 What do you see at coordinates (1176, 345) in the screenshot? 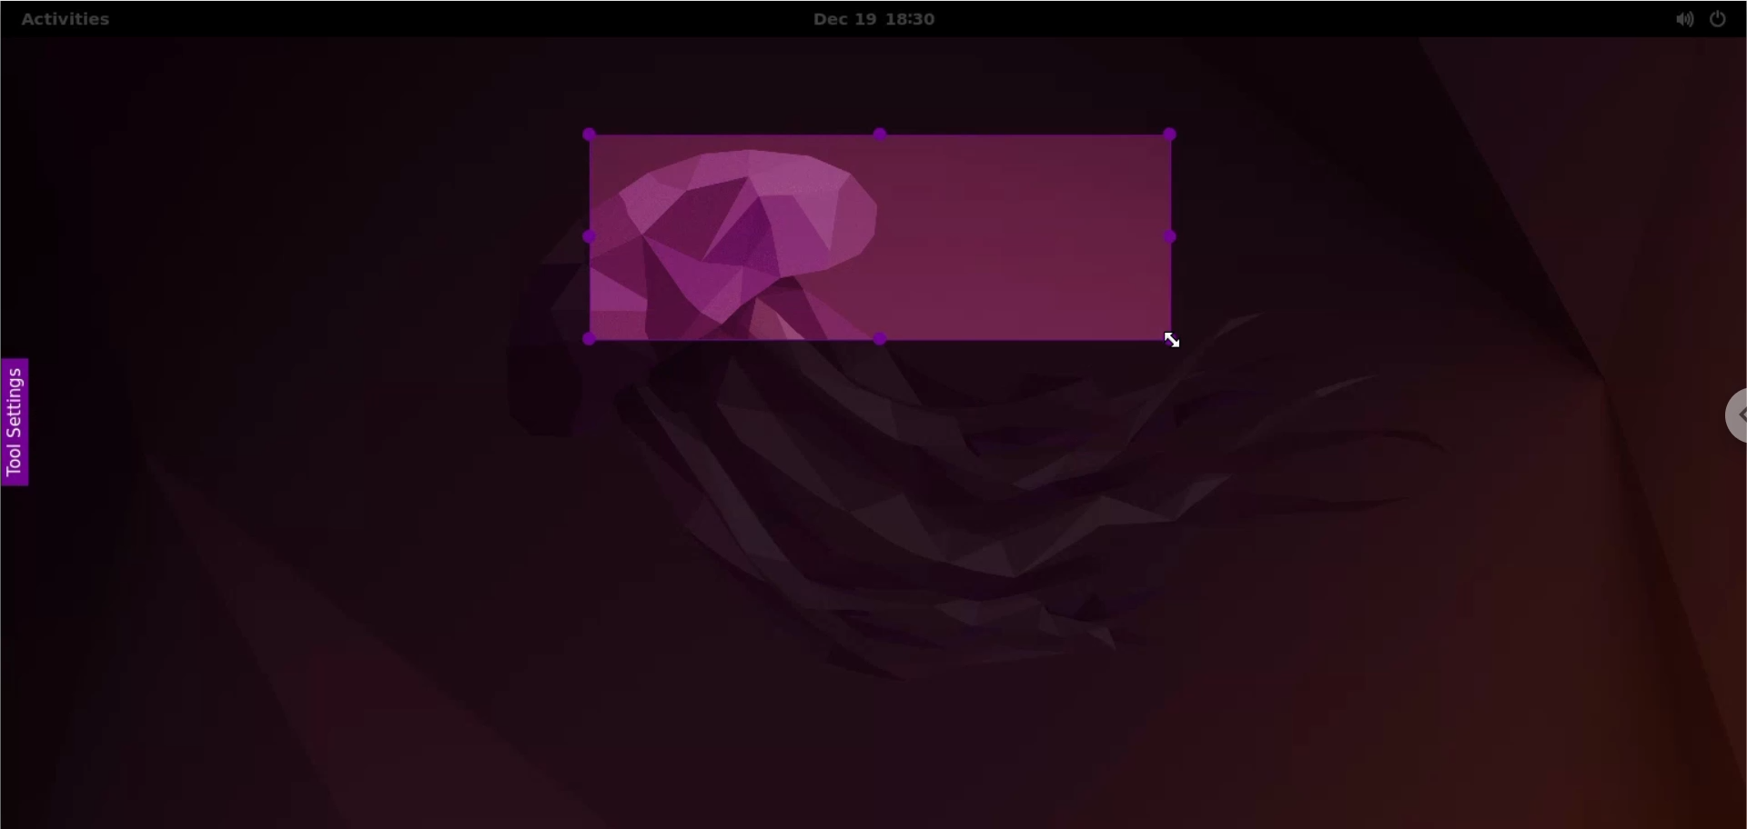
I see `cursor` at bounding box center [1176, 345].